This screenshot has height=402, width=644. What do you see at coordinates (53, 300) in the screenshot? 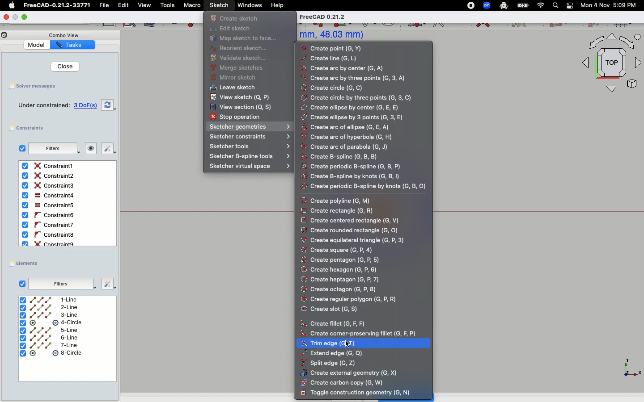
I see `1-Line` at bounding box center [53, 300].